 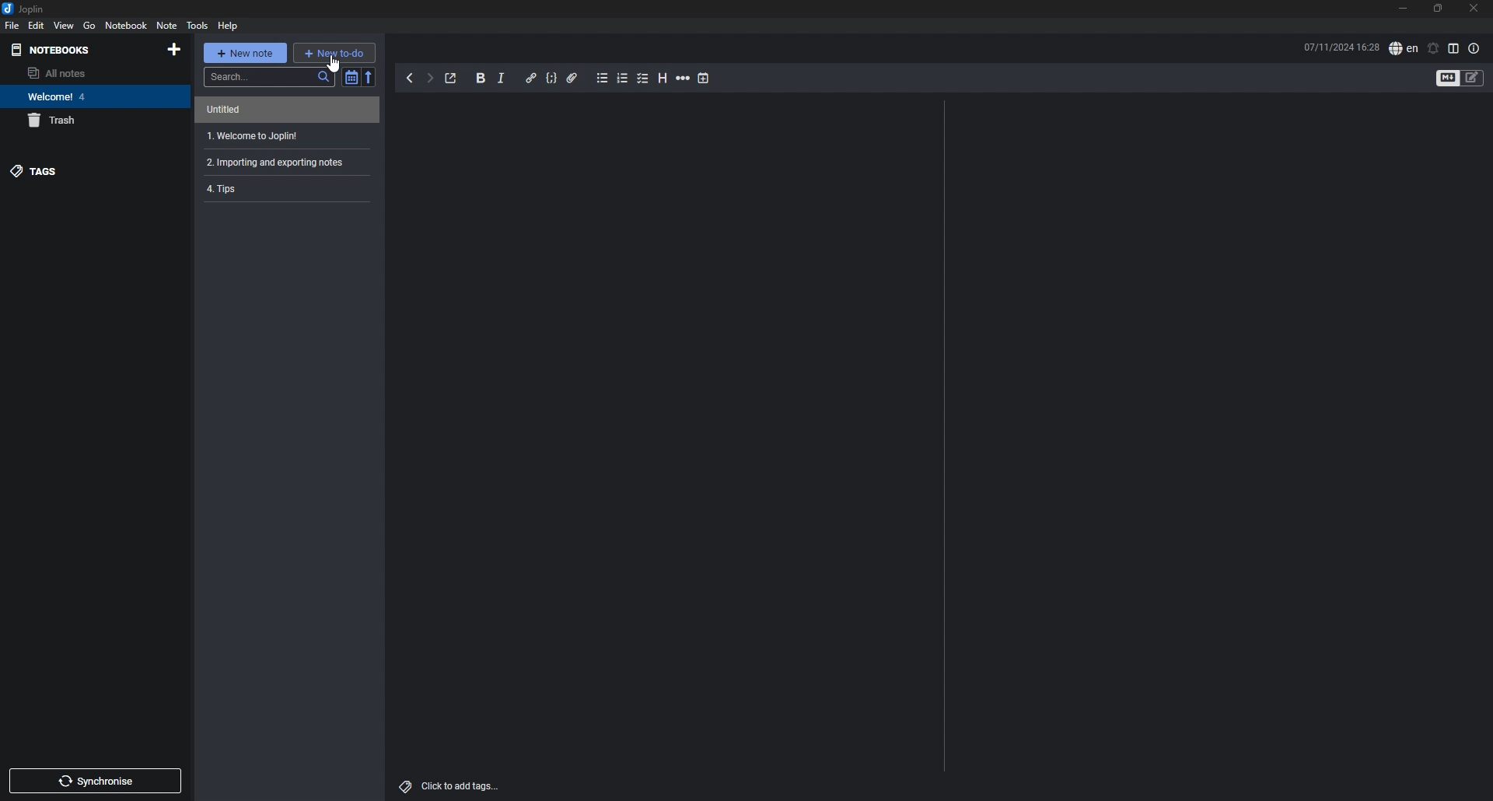 I want to click on minimize, so click(x=1401, y=8).